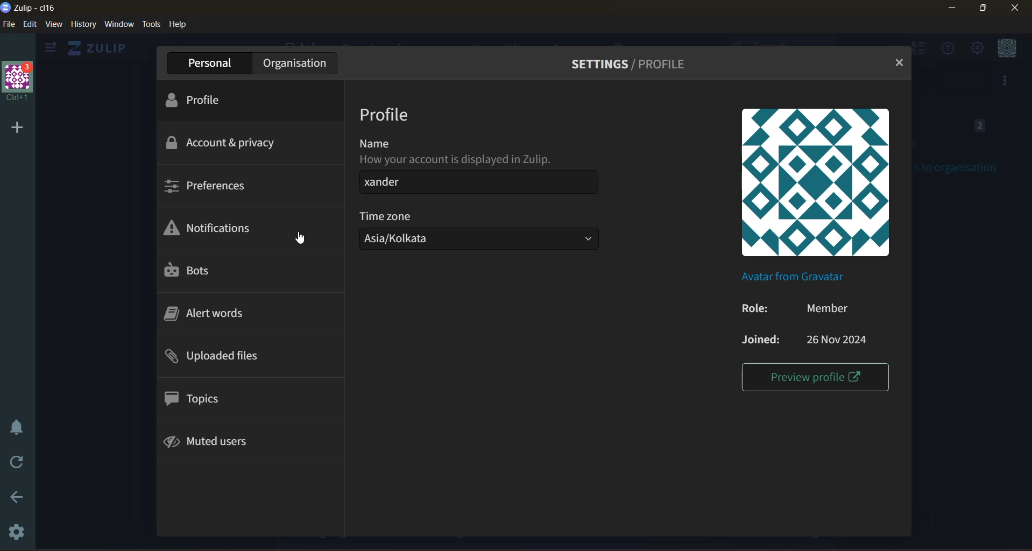 This screenshot has width=1032, height=551. What do you see at coordinates (458, 151) in the screenshot?
I see `text` at bounding box center [458, 151].